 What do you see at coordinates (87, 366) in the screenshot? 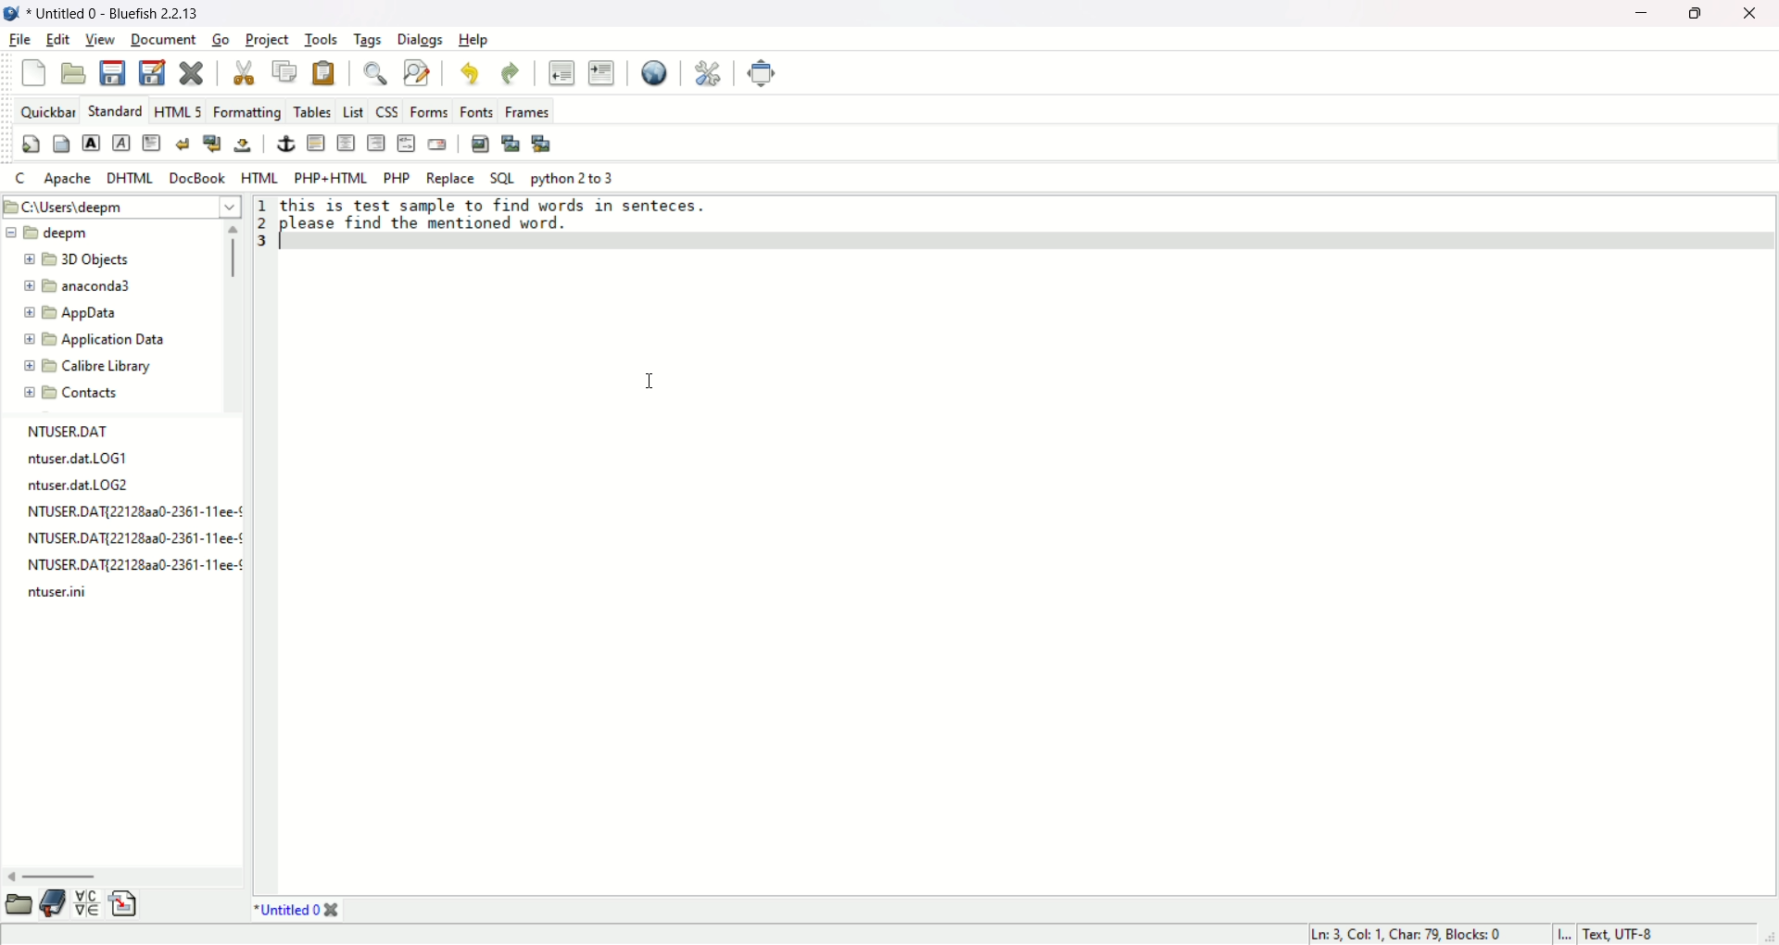
I see `calibre library` at bounding box center [87, 366].